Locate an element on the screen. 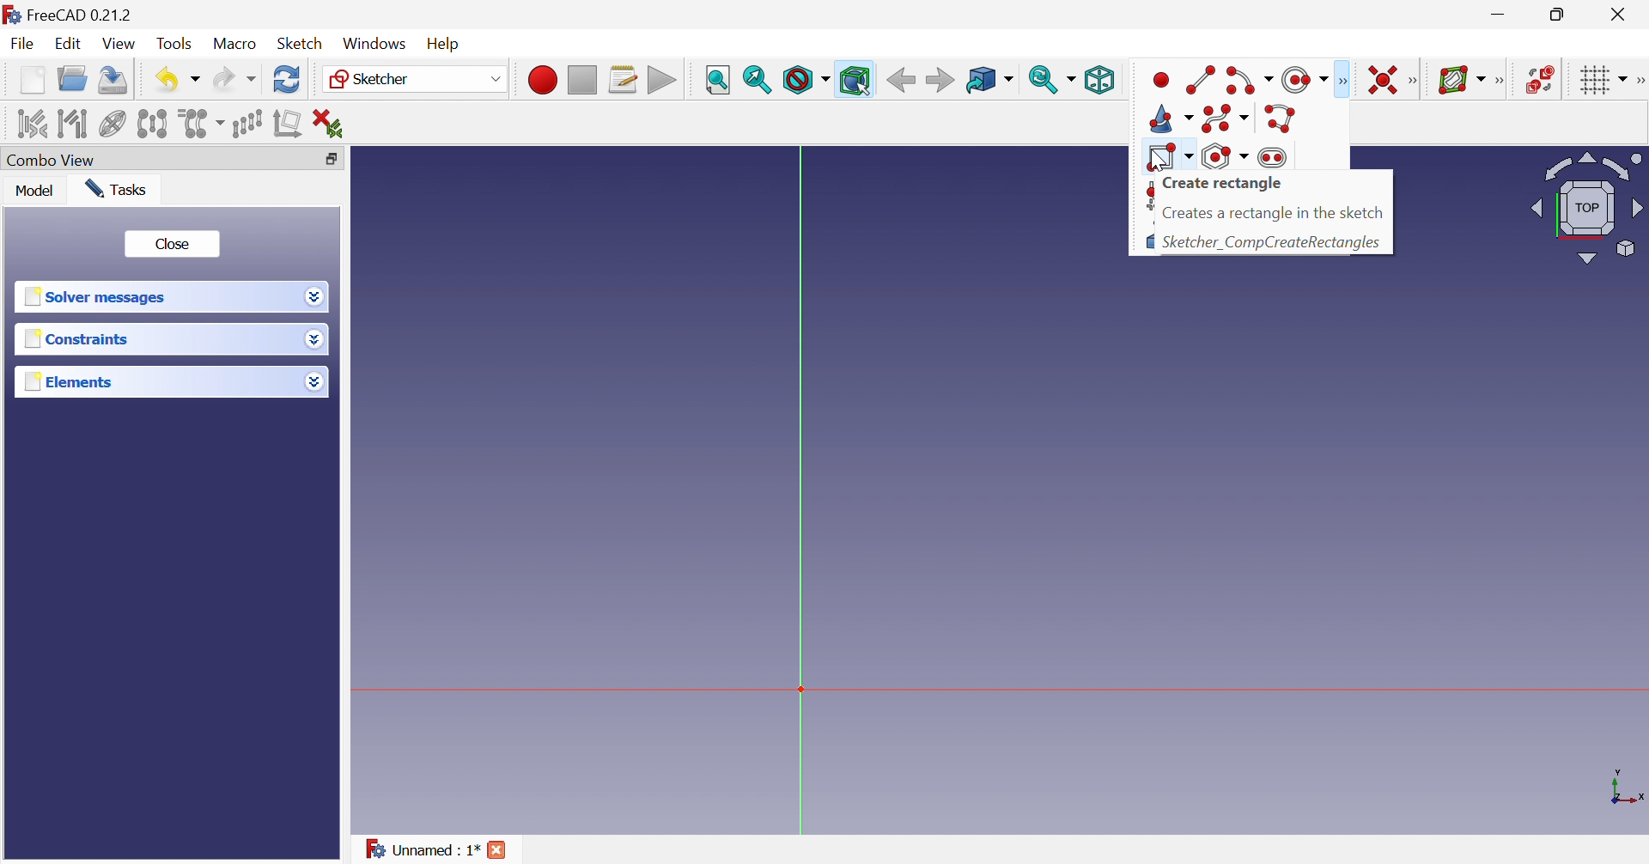  Drop down is located at coordinates (315, 383).